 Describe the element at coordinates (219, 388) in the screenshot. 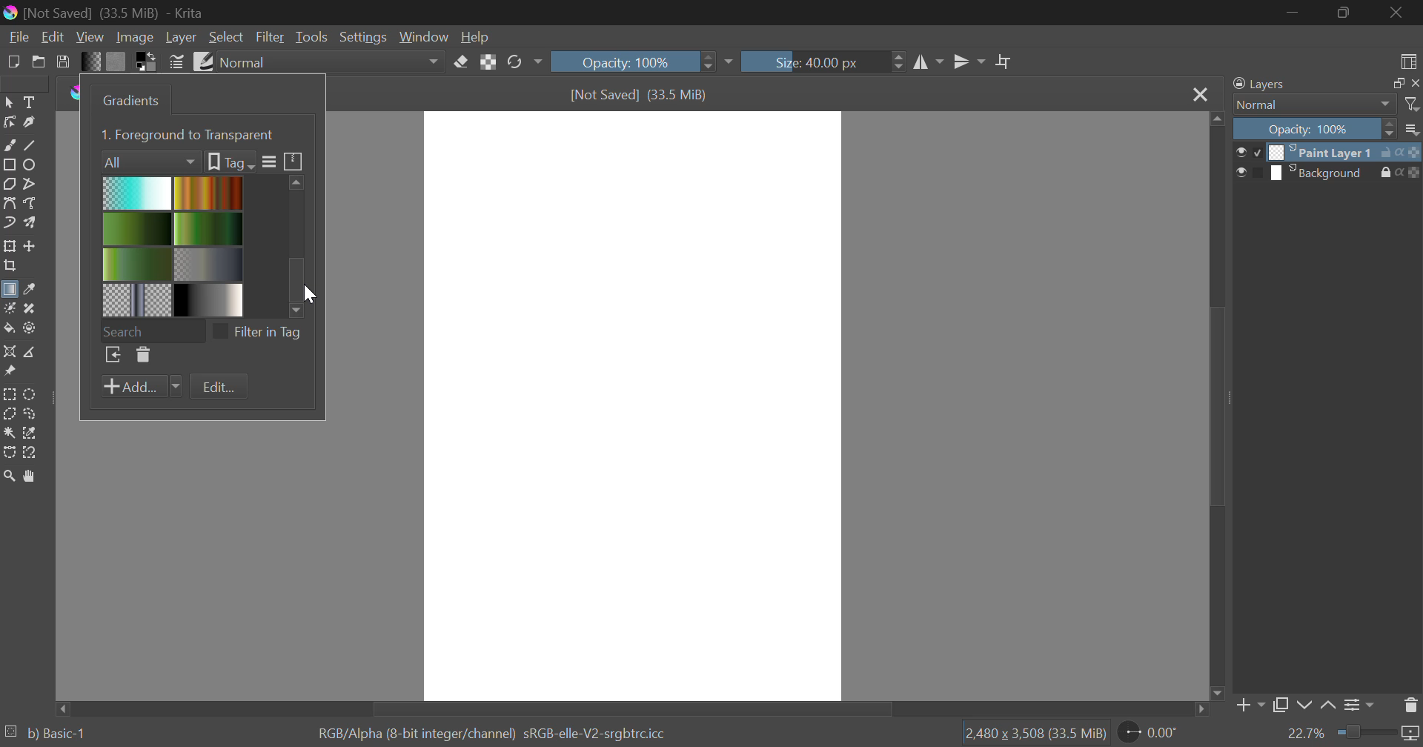

I see `Edit...` at that location.